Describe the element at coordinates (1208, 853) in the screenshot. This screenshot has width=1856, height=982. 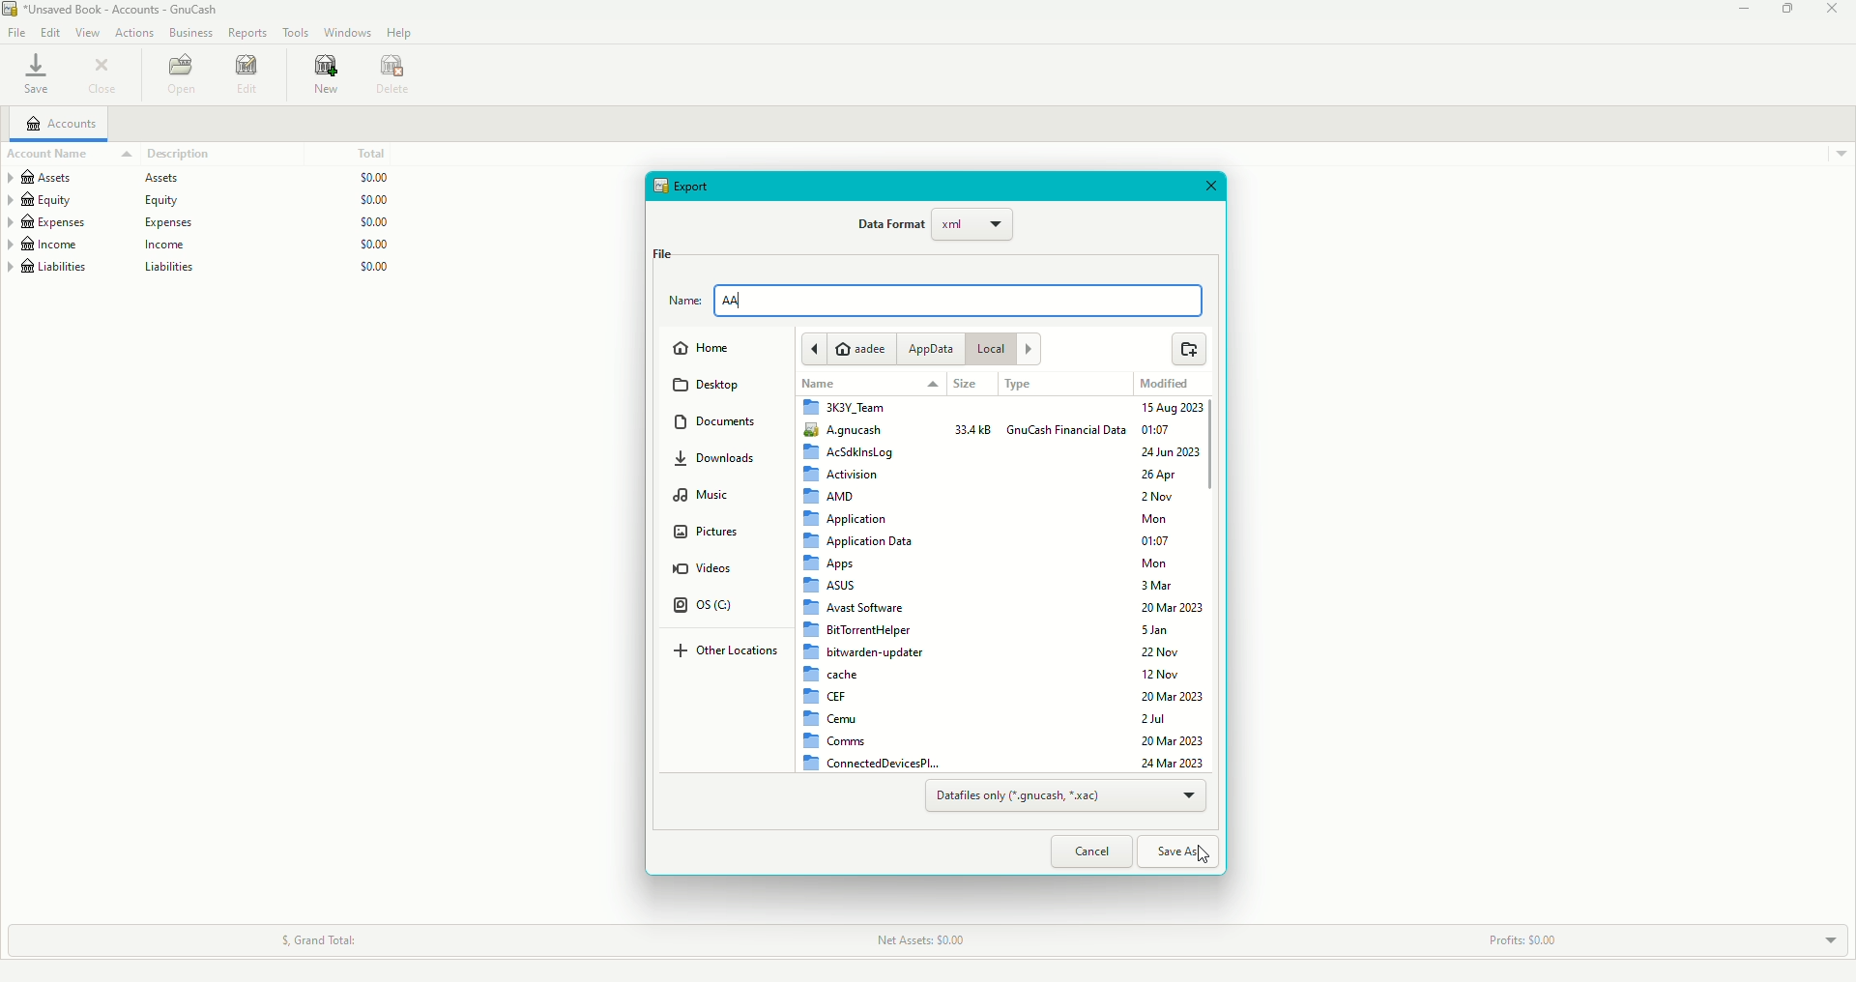
I see `Cursor` at that location.